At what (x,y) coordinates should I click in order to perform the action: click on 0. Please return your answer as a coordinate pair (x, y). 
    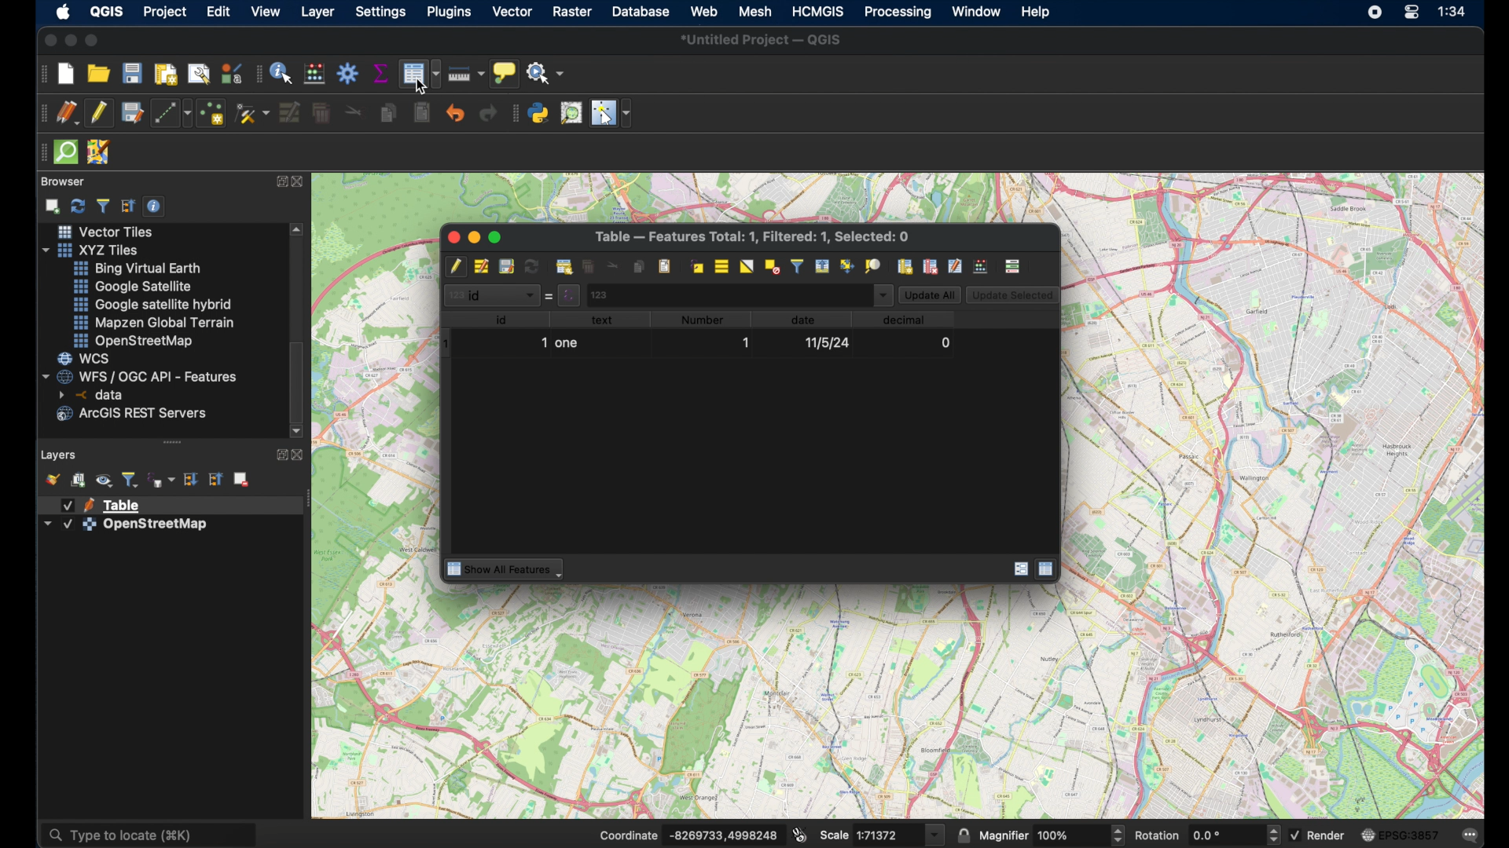
    Looking at the image, I should click on (945, 342).